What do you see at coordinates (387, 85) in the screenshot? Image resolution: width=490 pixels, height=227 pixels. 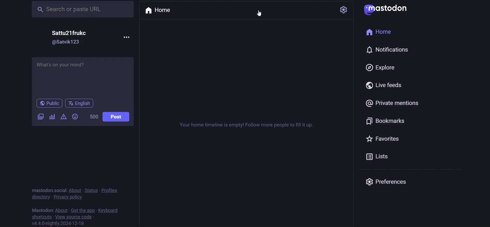 I see `live feed` at bounding box center [387, 85].